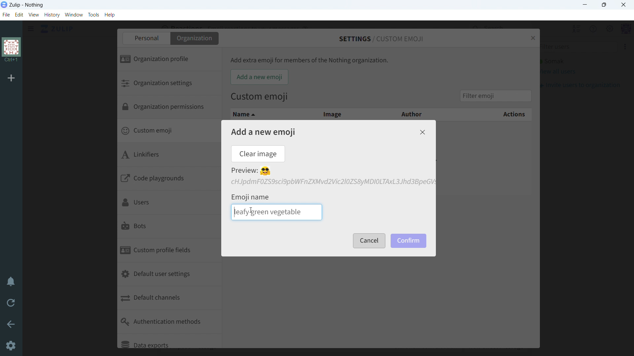 The width and height of the screenshot is (634, 356). Describe the element at coordinates (382, 39) in the screenshot. I see `settings/custom emoji` at that location.